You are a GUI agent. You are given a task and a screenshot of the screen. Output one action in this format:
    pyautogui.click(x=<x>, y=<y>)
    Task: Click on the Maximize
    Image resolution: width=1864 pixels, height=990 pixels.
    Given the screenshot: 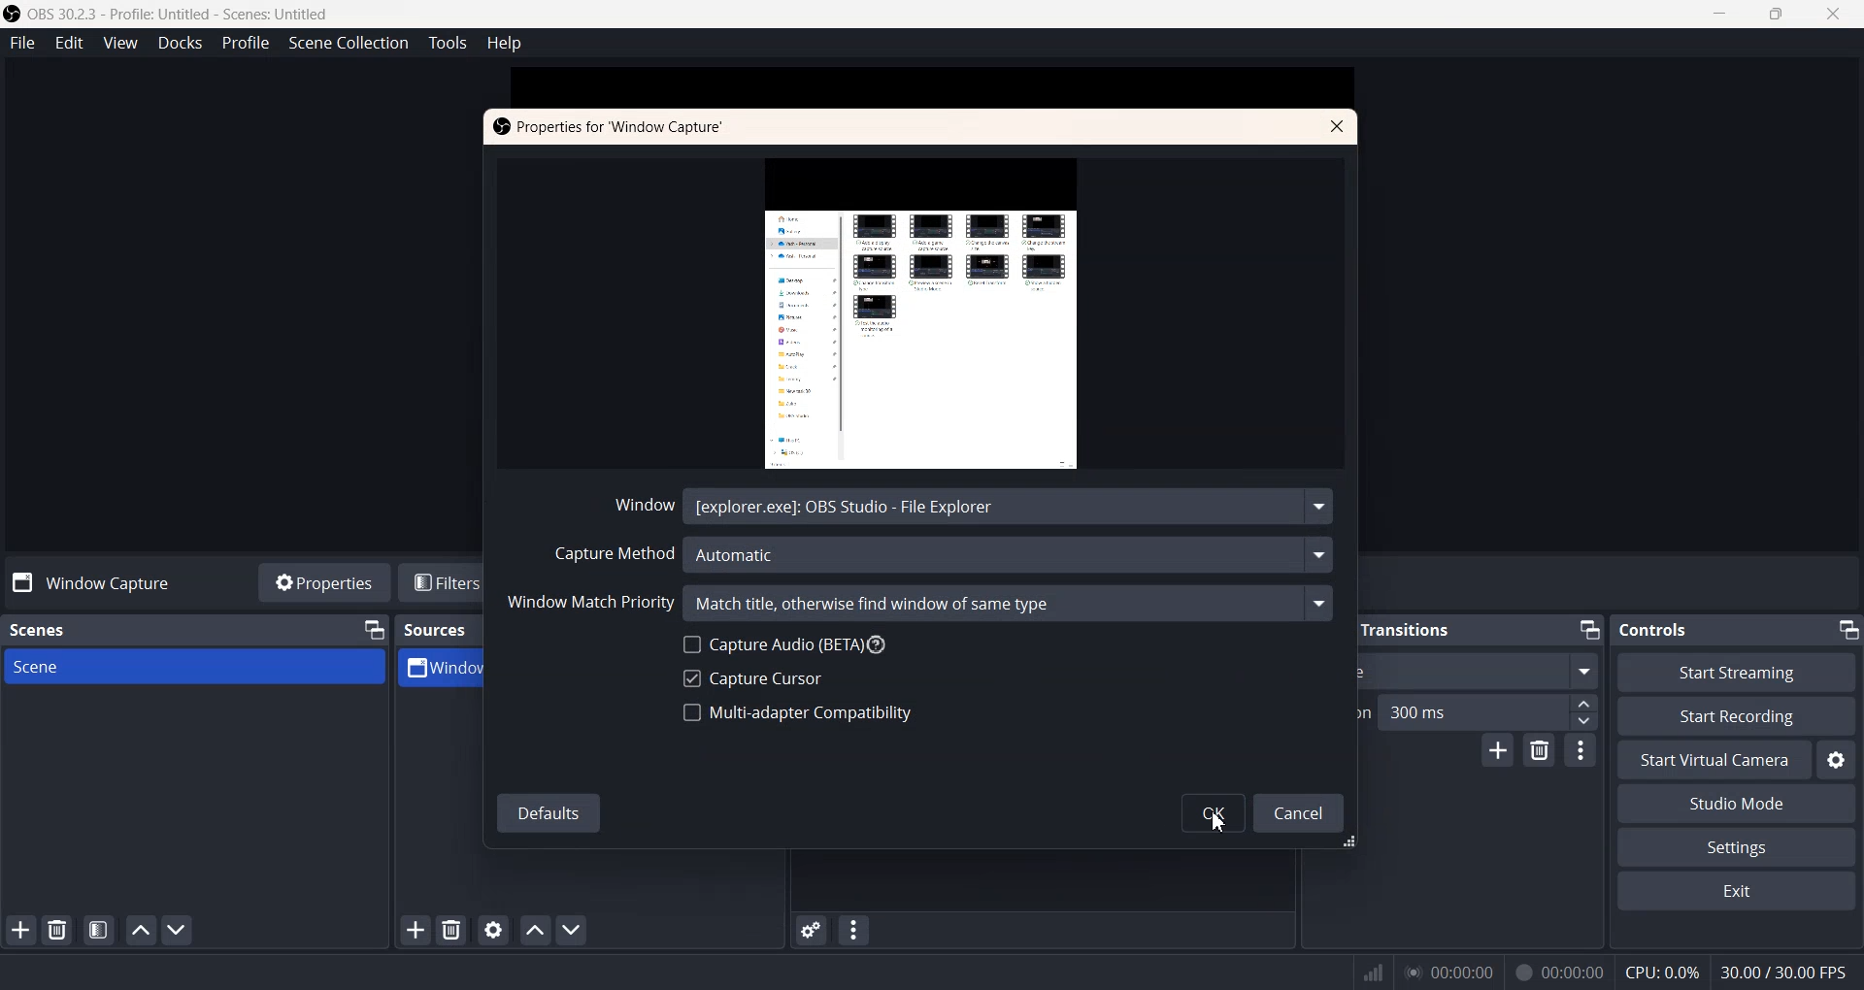 What is the action you would take?
    pyautogui.click(x=1778, y=16)
    